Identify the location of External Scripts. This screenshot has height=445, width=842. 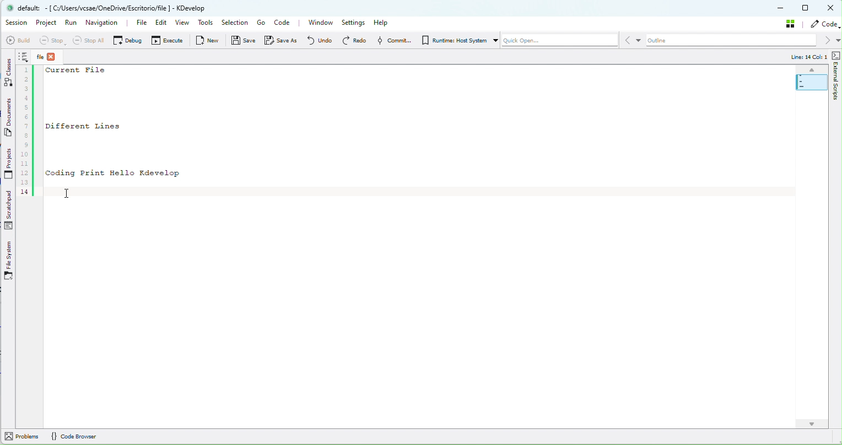
(836, 90).